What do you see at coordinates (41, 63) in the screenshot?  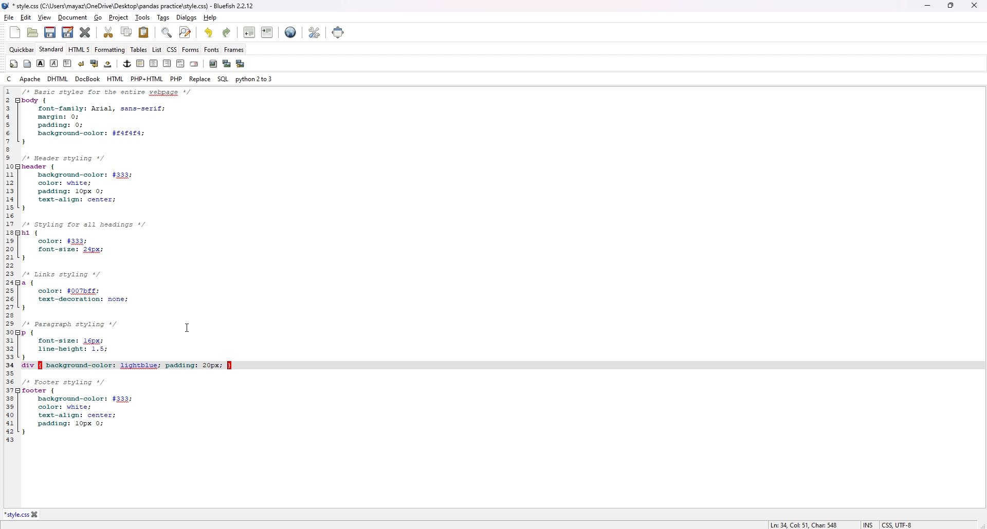 I see `bold` at bounding box center [41, 63].